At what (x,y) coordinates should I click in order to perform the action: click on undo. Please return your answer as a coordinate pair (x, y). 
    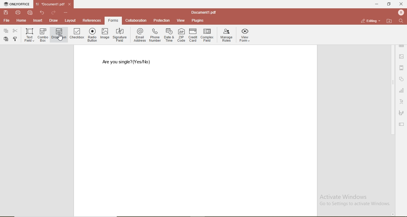
    Looking at the image, I should click on (42, 13).